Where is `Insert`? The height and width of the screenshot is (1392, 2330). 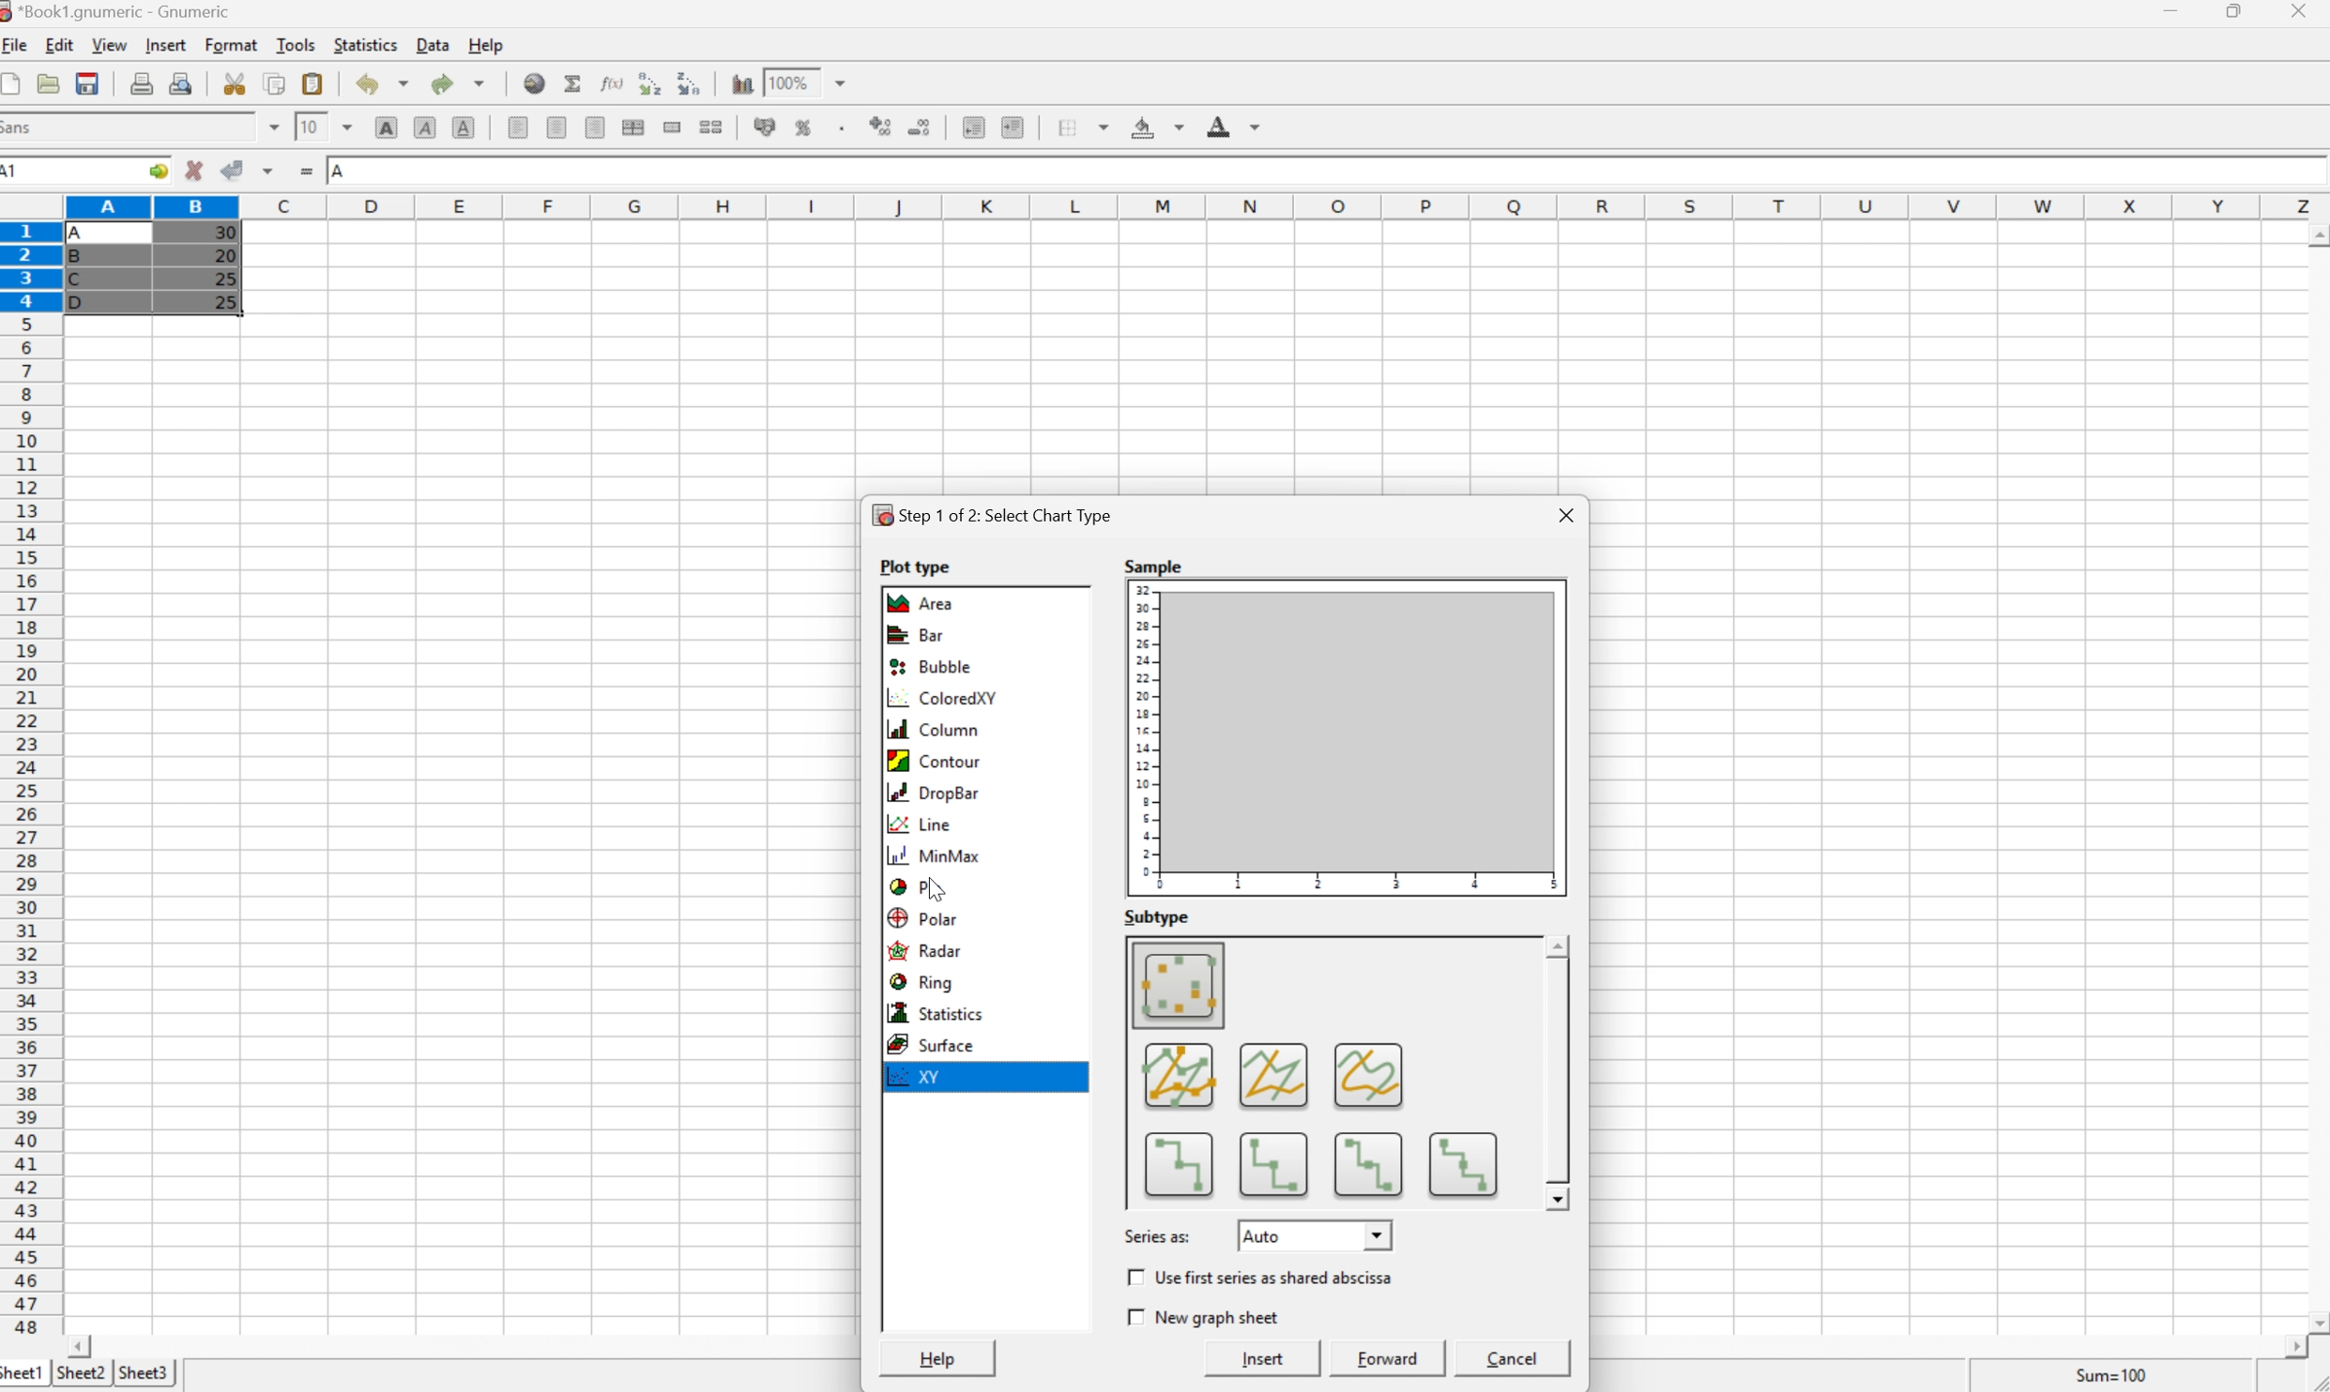 Insert is located at coordinates (169, 46).